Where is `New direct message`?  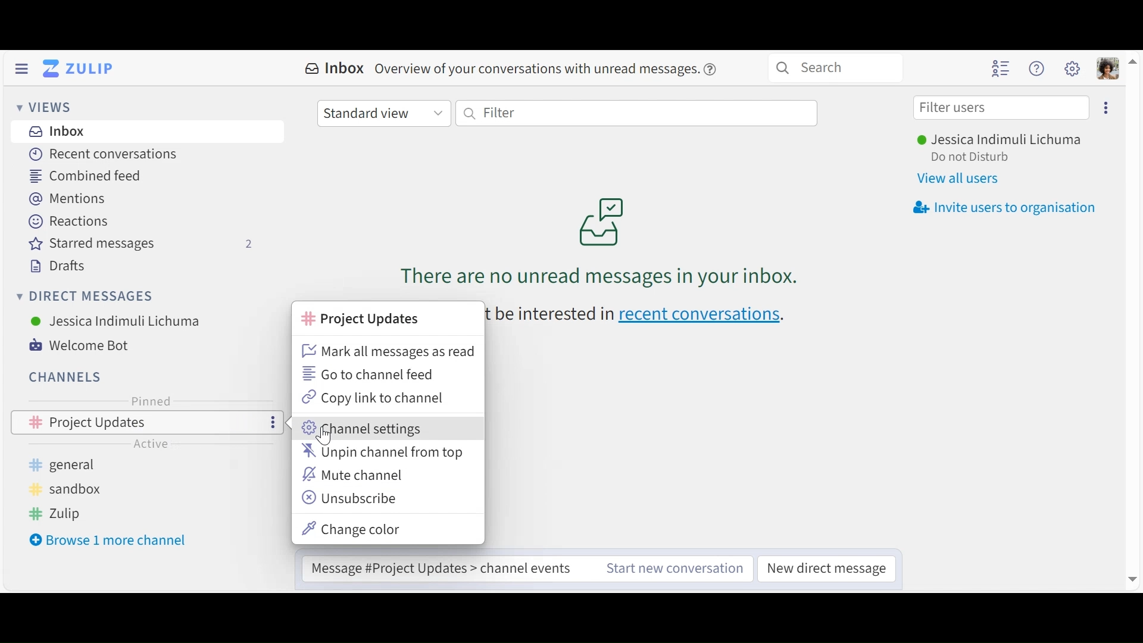
New direct message is located at coordinates (826, 570).